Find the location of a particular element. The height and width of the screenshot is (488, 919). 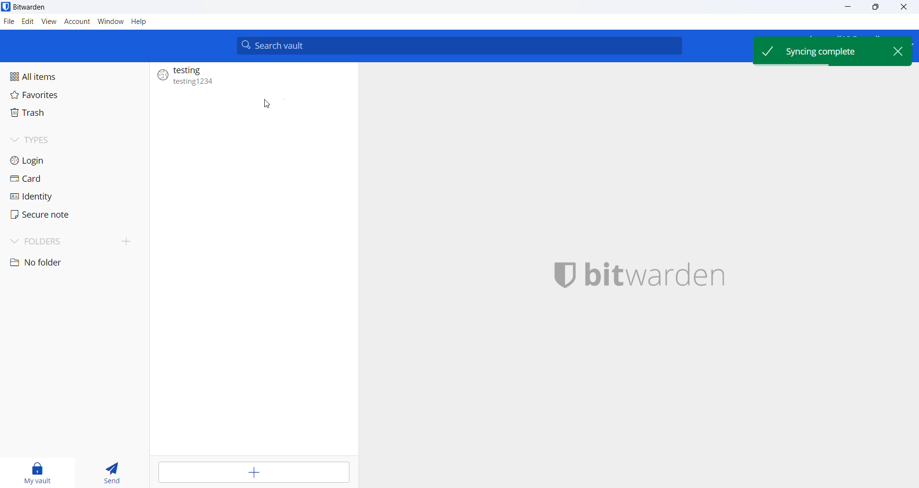

popup text is located at coordinates (820, 51).